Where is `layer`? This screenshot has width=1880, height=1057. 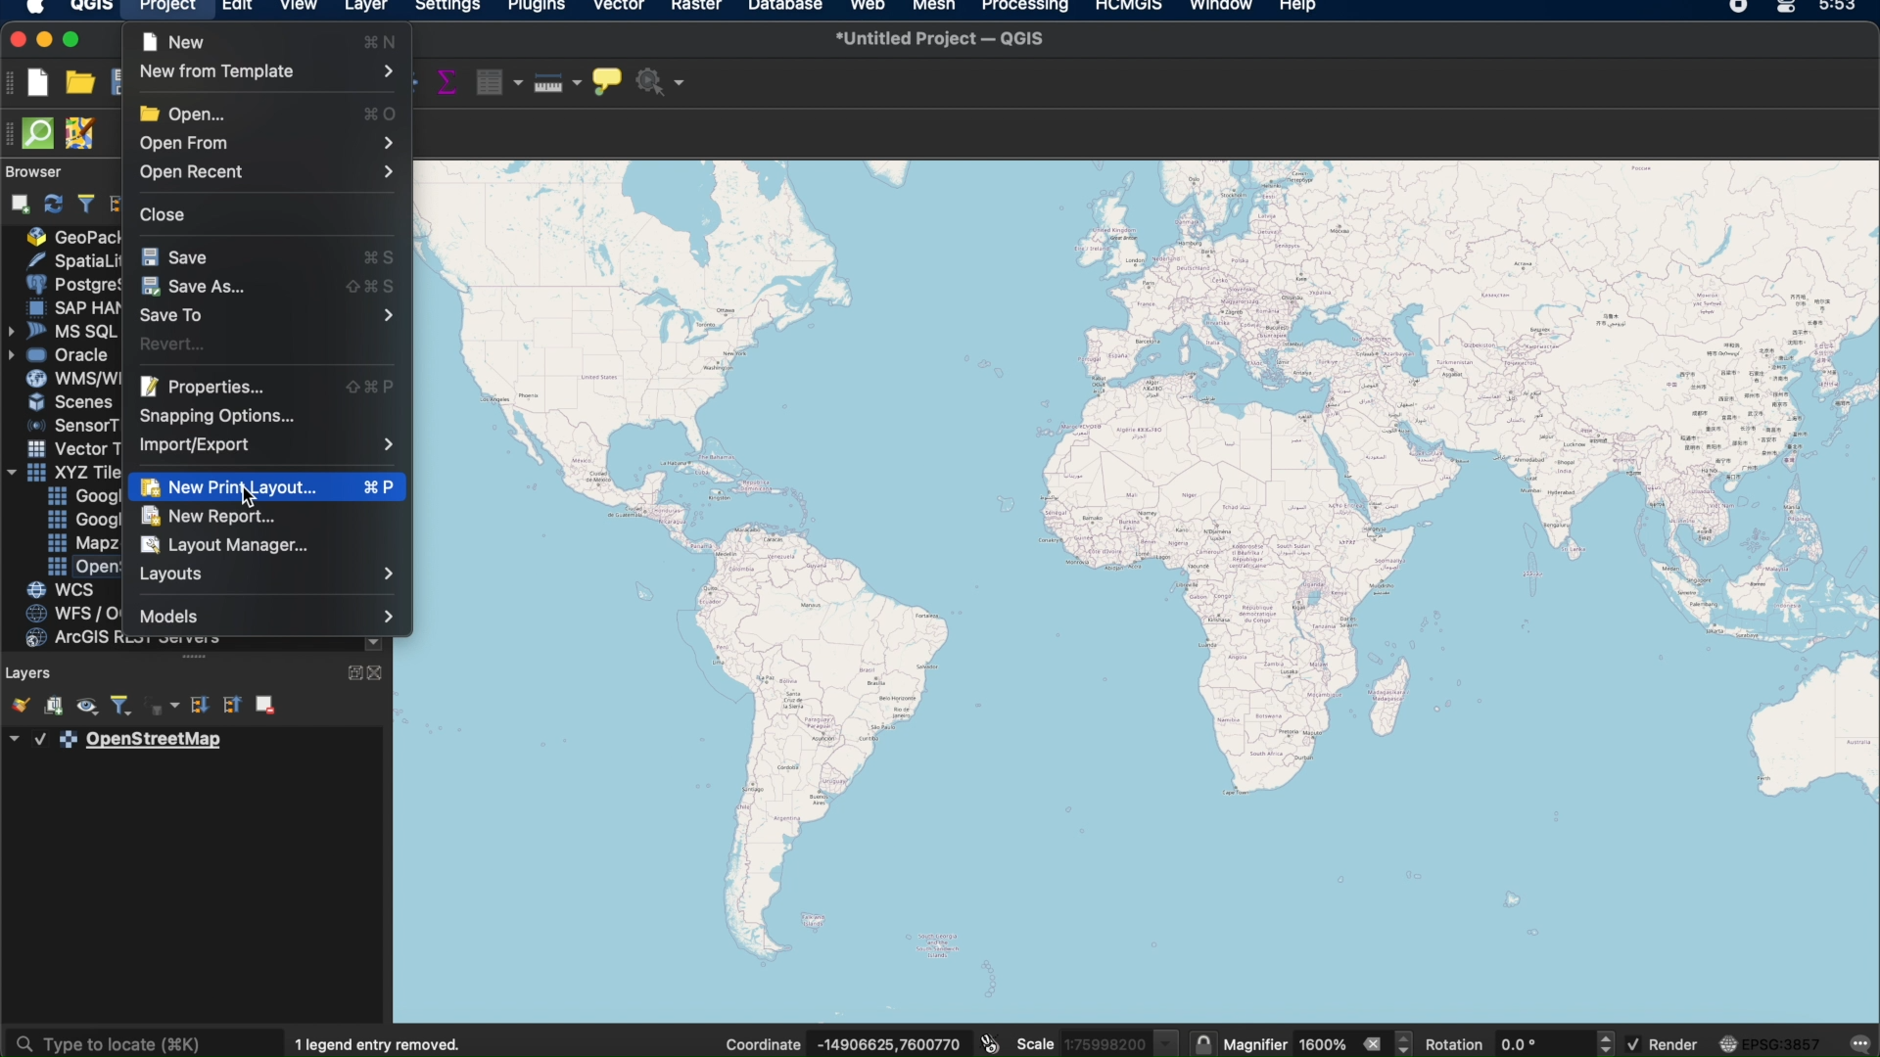
layer is located at coordinates (368, 8).